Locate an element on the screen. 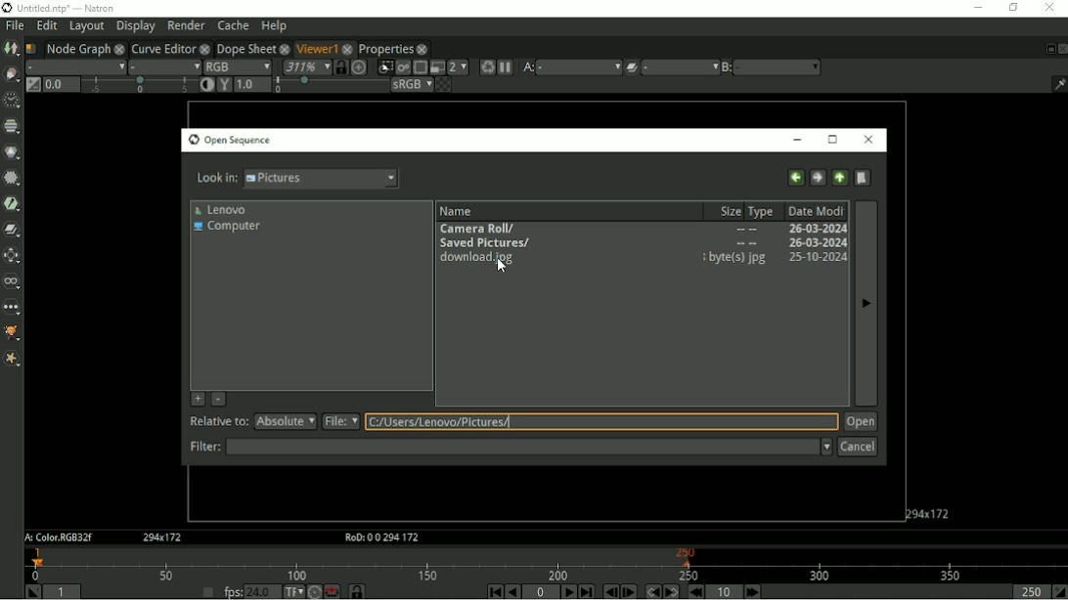 The image size is (1068, 600). Frame Increment is located at coordinates (722, 591).